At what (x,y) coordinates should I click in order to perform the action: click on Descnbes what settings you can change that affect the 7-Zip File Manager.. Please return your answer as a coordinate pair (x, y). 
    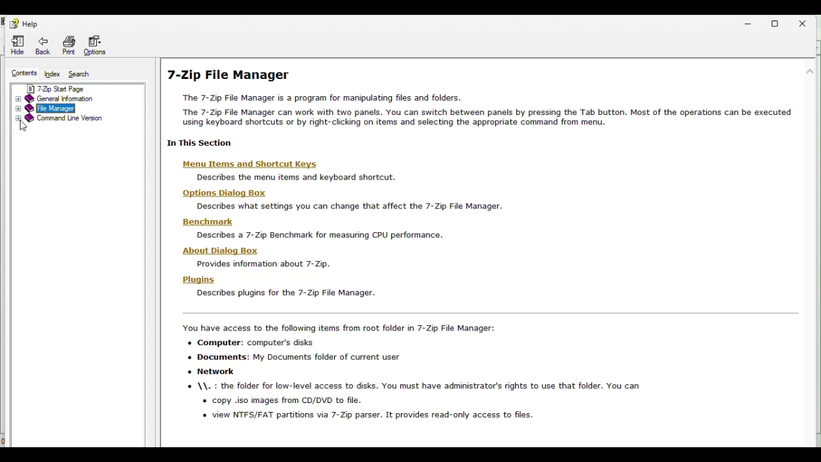
    Looking at the image, I should click on (347, 207).